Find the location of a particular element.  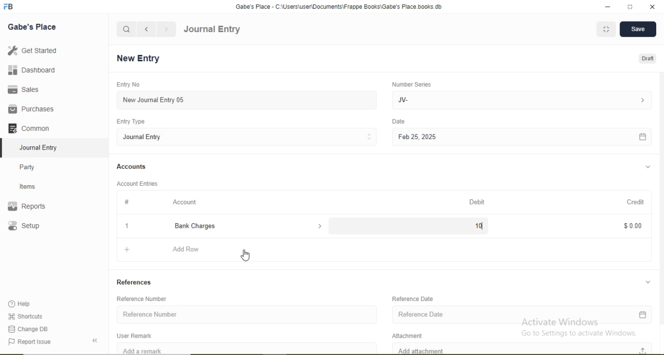

Journal Entry is located at coordinates (212, 30).